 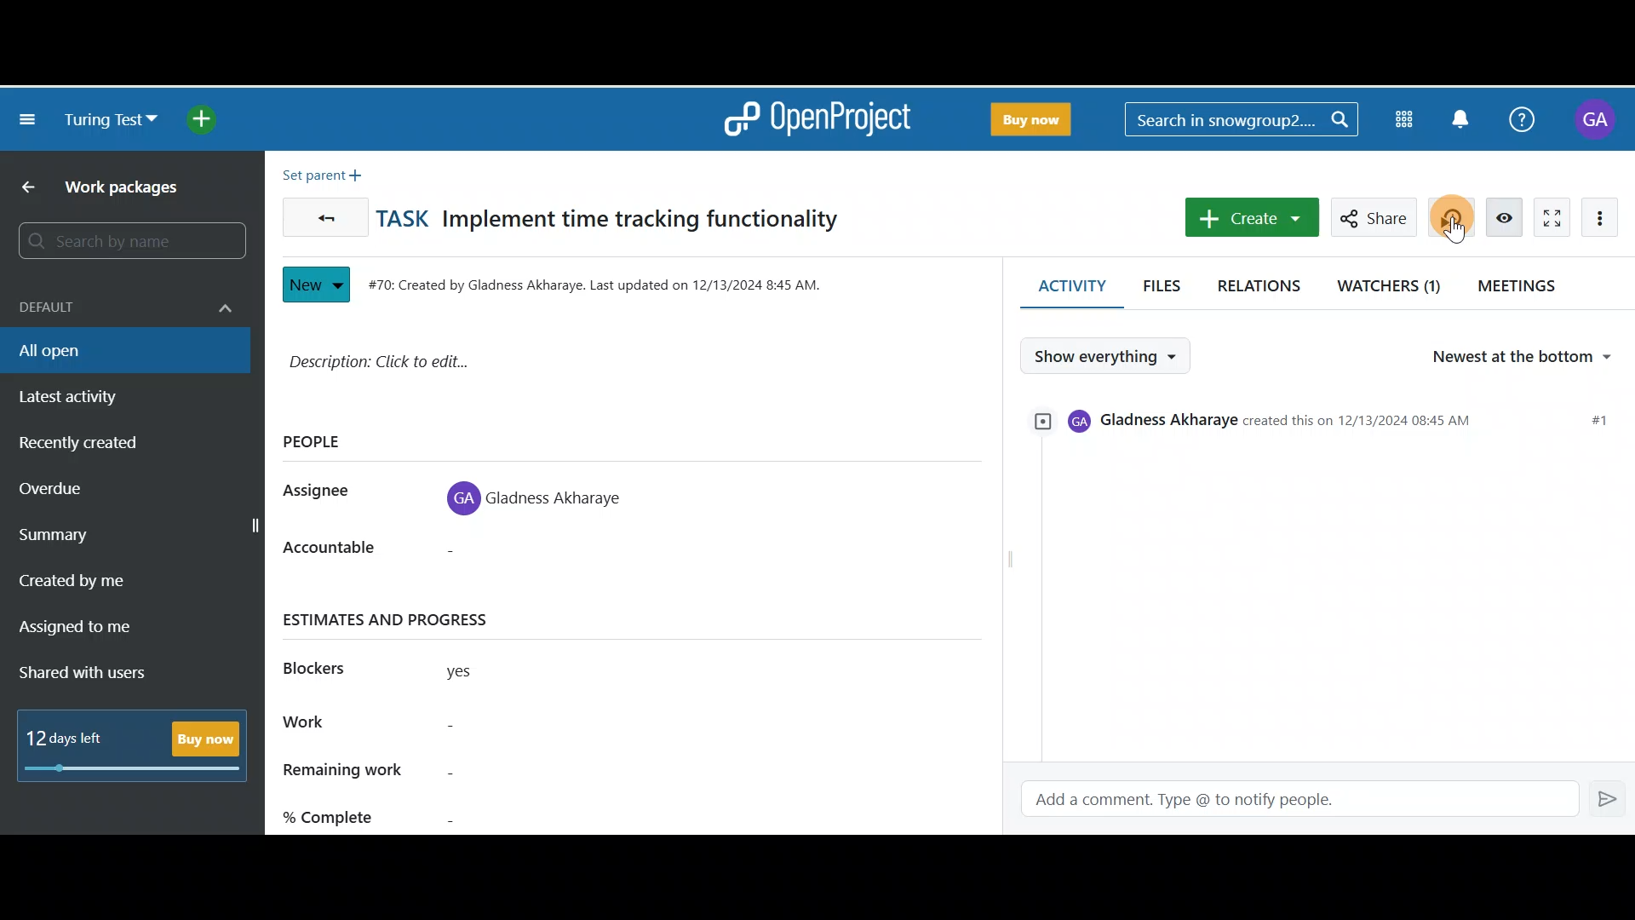 I want to click on Collapse project menu, so click(x=29, y=122).